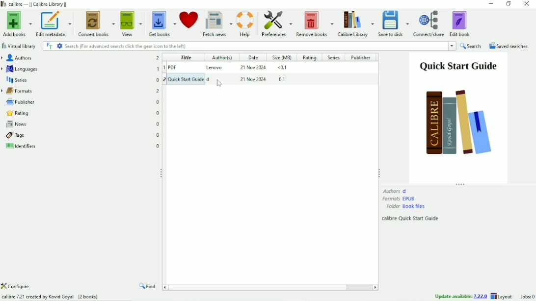 Image resolution: width=536 pixels, height=301 pixels. I want to click on Formats, so click(400, 199).